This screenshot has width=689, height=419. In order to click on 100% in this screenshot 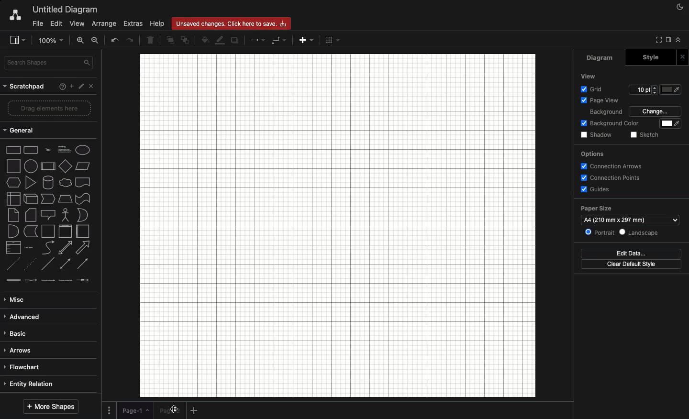, I will do `click(51, 42)`.